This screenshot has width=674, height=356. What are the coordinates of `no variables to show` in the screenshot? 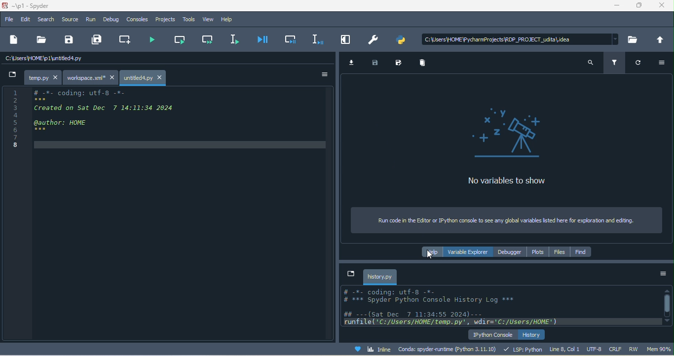 It's located at (498, 144).